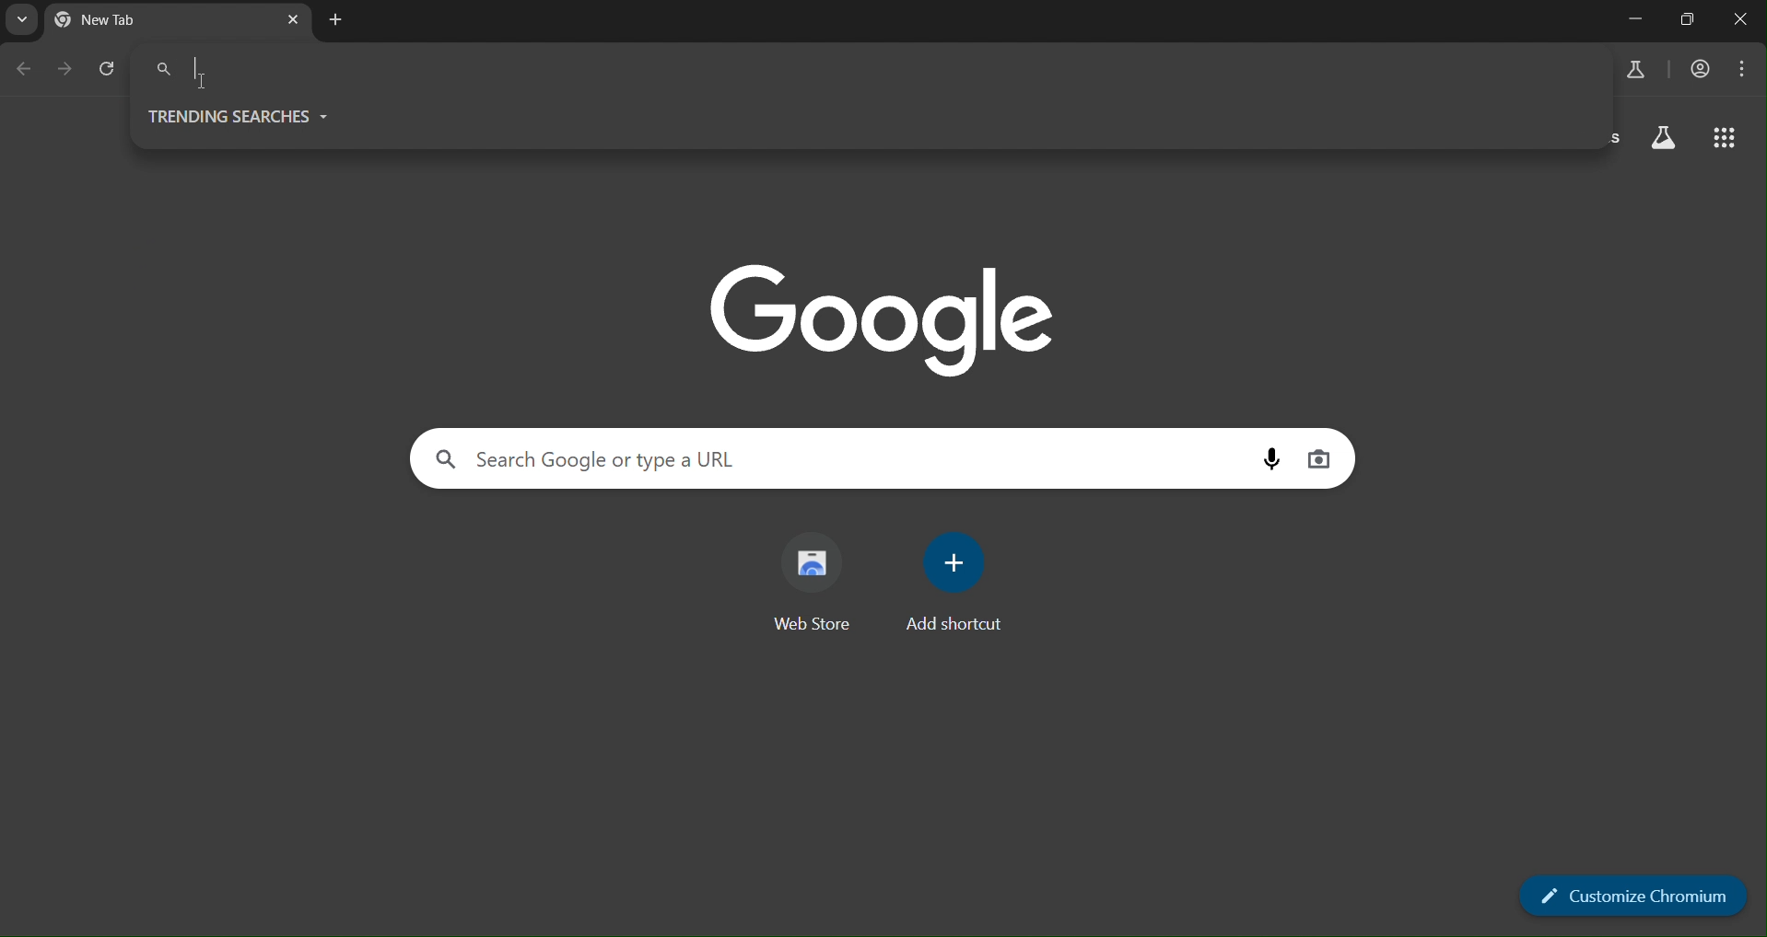 The height and width of the screenshot is (937, 1767). Describe the element at coordinates (1745, 68) in the screenshot. I see `menu` at that location.